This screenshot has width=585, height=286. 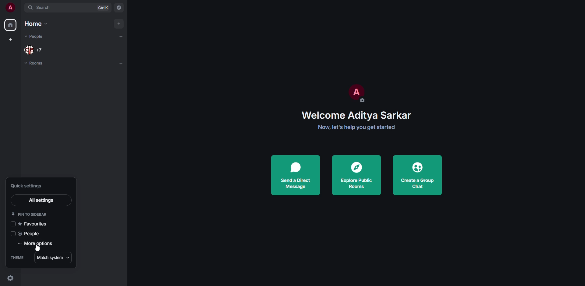 What do you see at coordinates (37, 224) in the screenshot?
I see `favorites` at bounding box center [37, 224].